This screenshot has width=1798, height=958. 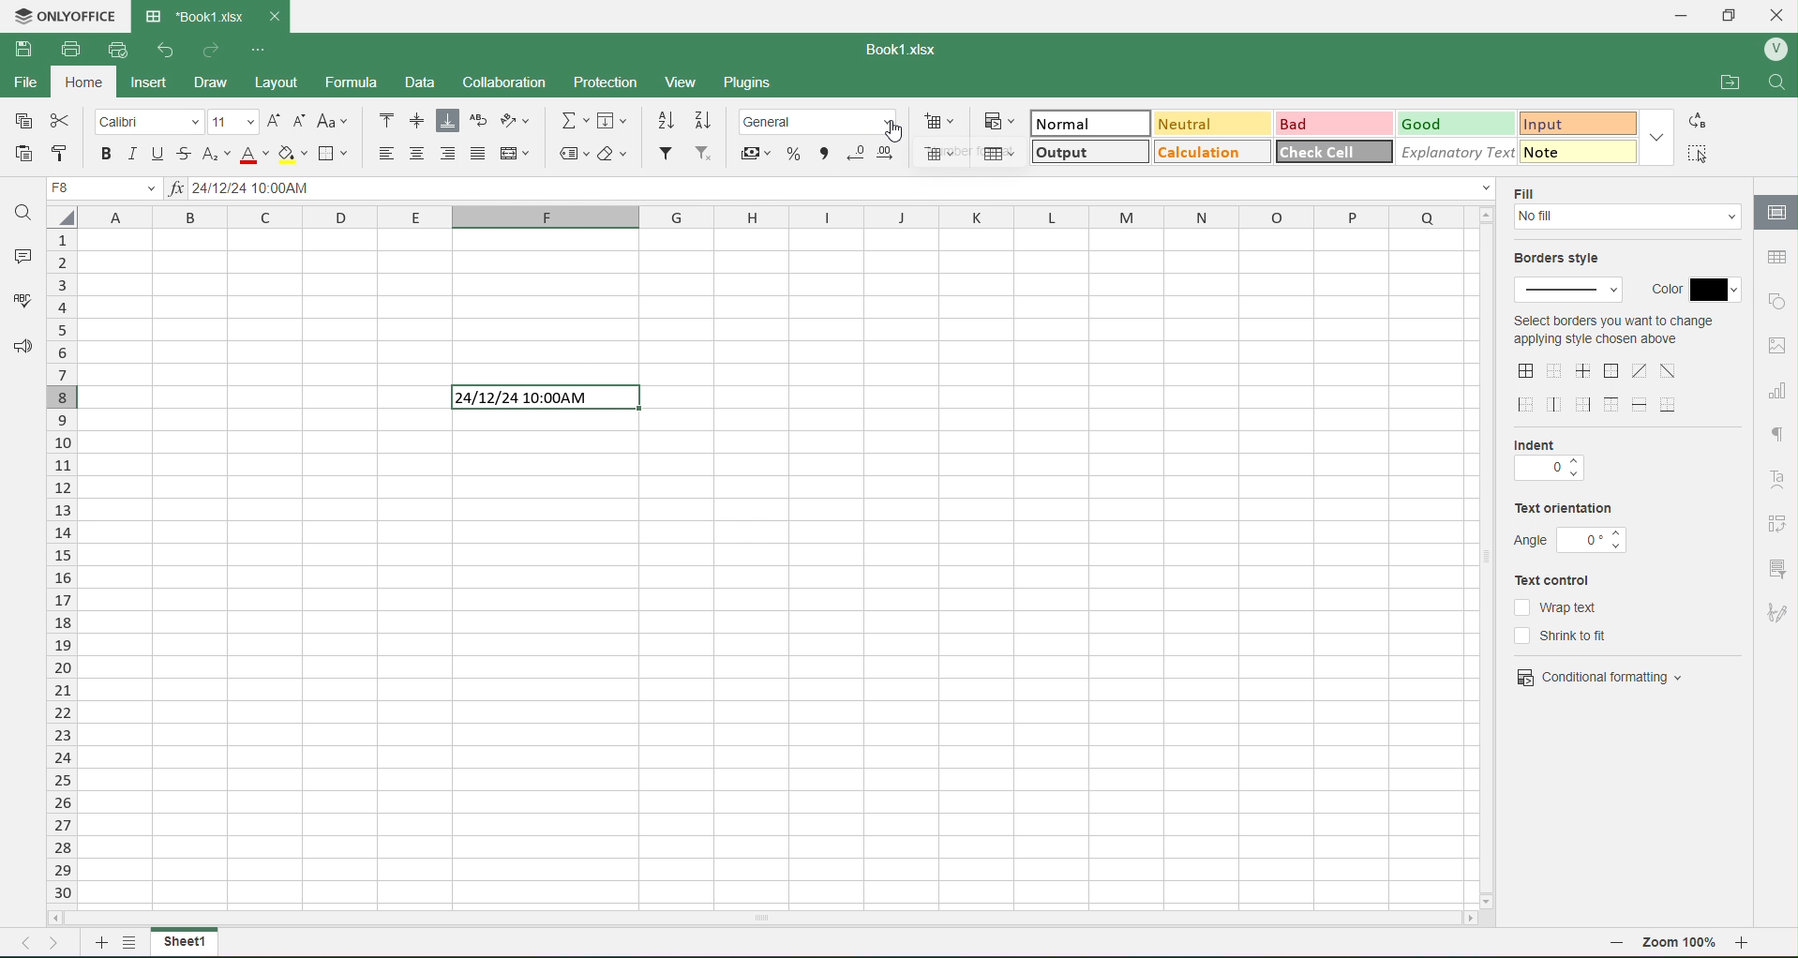 What do you see at coordinates (539, 398) in the screenshot?
I see `24/12/24 10:00AM` at bounding box center [539, 398].